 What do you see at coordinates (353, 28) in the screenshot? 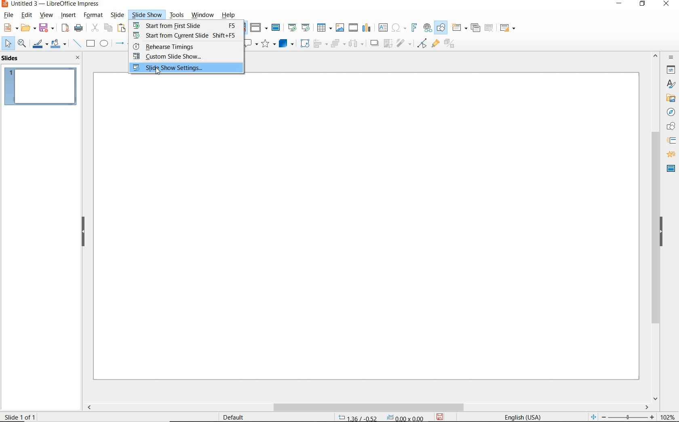
I see `INSERT VIDEO` at bounding box center [353, 28].